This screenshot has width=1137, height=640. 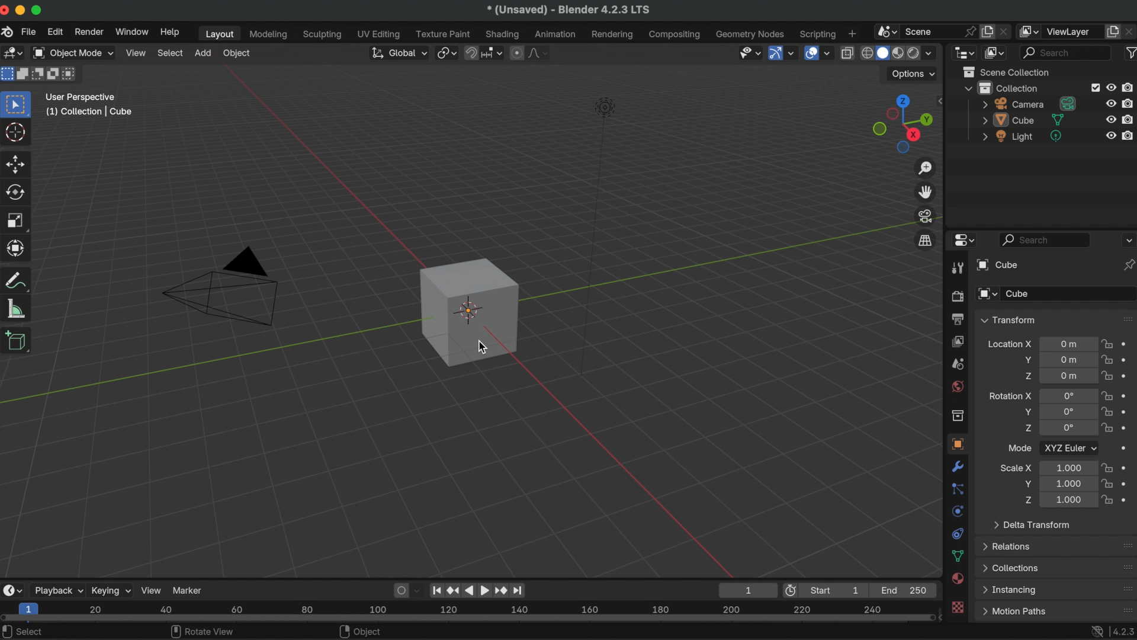 What do you see at coordinates (203, 53) in the screenshot?
I see `add` at bounding box center [203, 53].